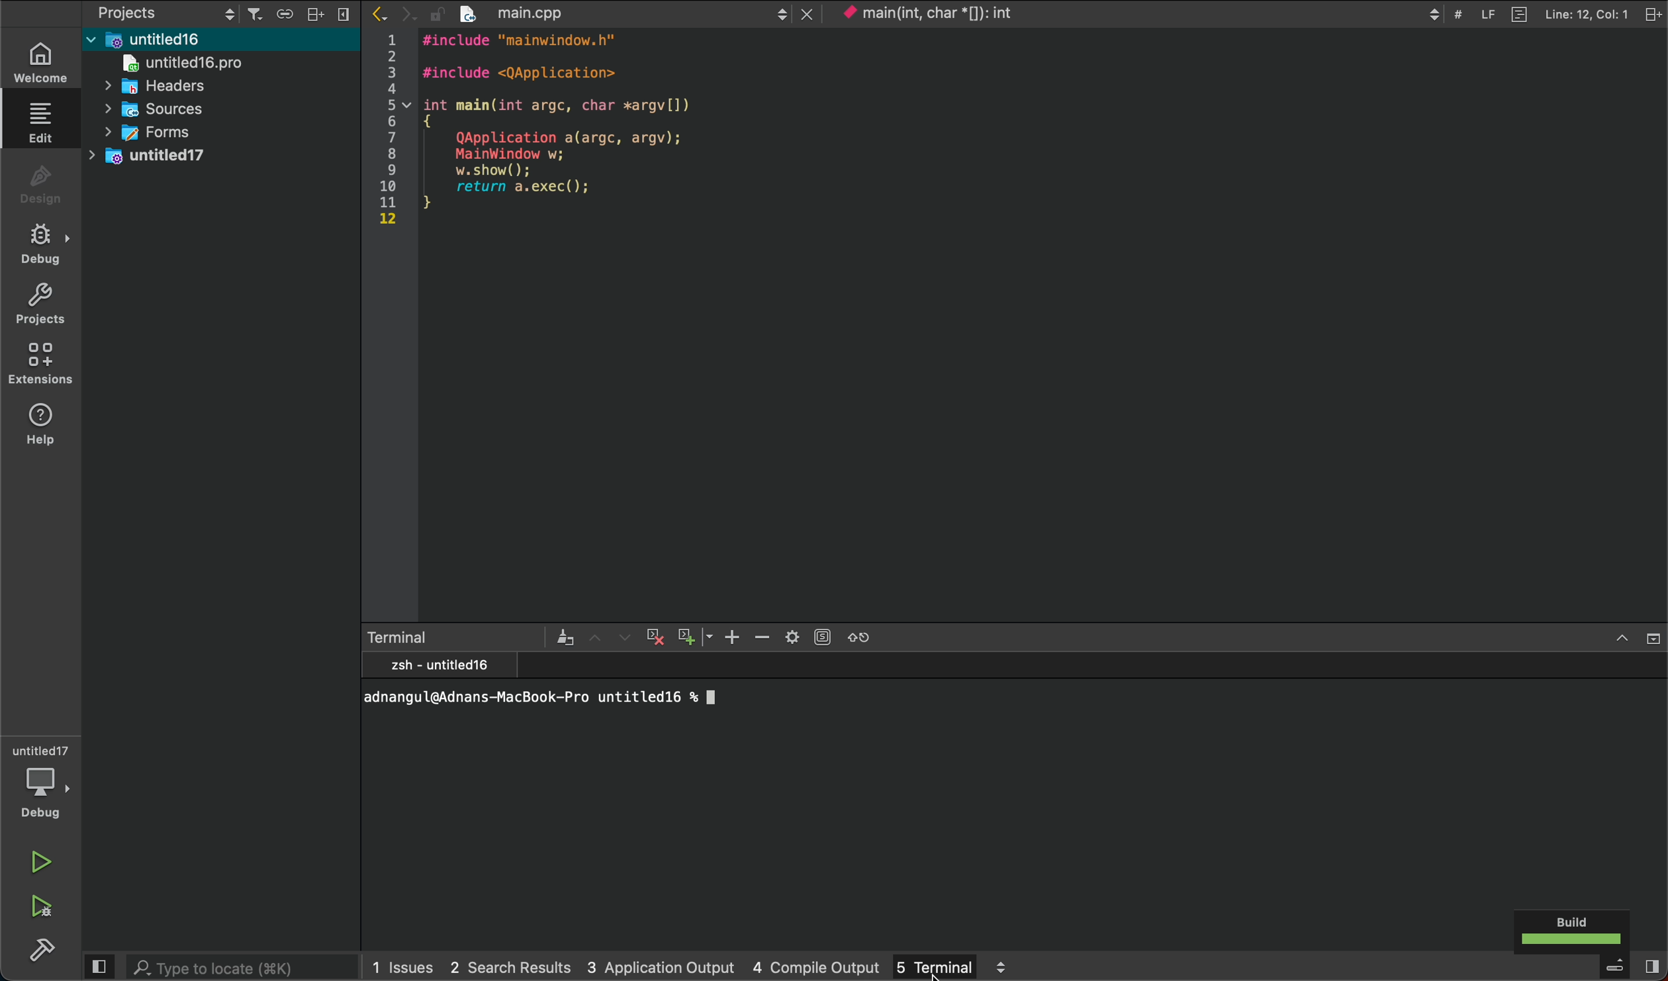  What do you see at coordinates (37, 427) in the screenshot?
I see `help` at bounding box center [37, 427].